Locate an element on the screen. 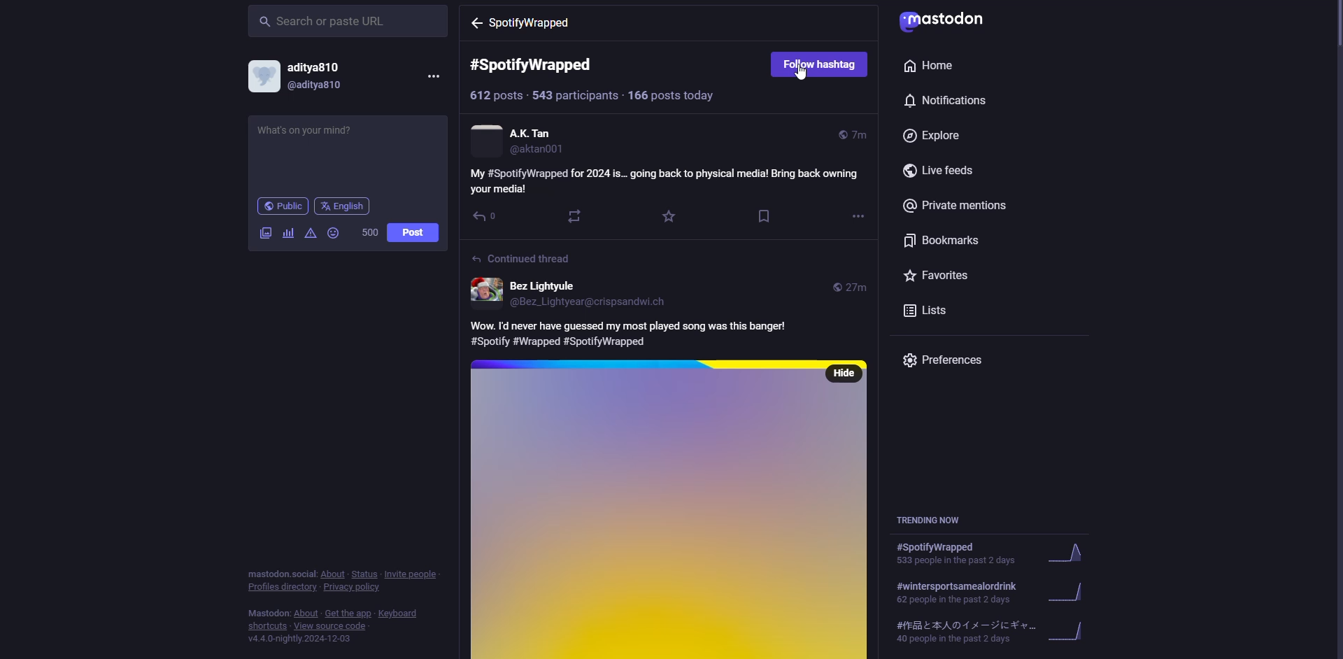  posts is located at coordinates (672, 97).